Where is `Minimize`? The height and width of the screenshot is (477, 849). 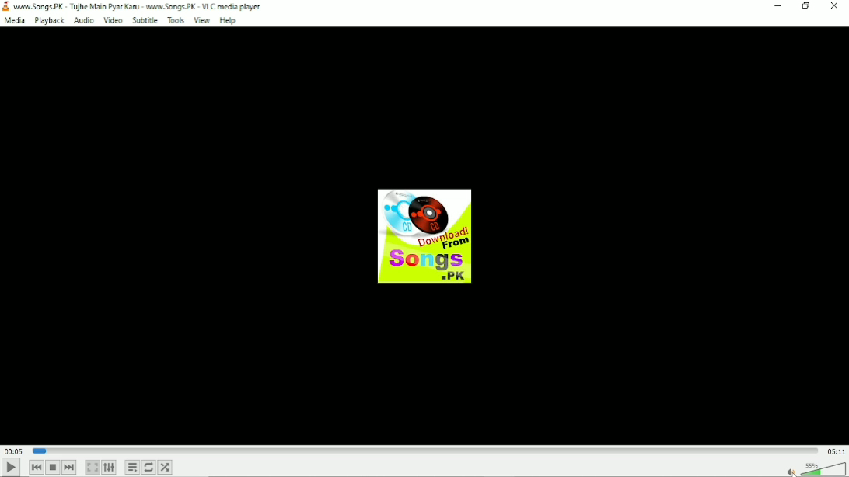
Minimize is located at coordinates (778, 6).